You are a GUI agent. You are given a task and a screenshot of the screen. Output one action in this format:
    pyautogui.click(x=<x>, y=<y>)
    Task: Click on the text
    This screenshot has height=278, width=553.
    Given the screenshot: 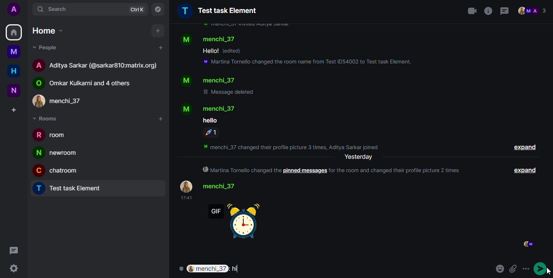 What is the action you would take?
    pyautogui.click(x=210, y=51)
    